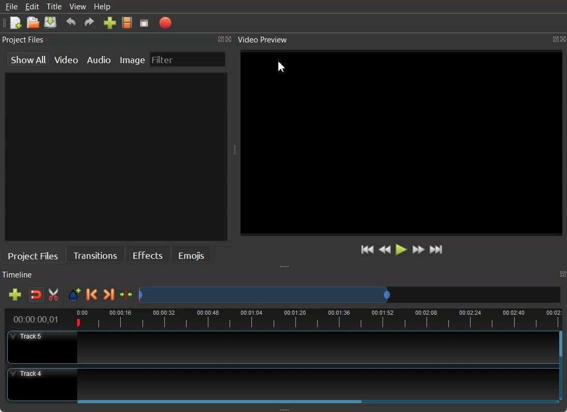  What do you see at coordinates (144, 22) in the screenshot?
I see `Fullscreen` at bounding box center [144, 22].